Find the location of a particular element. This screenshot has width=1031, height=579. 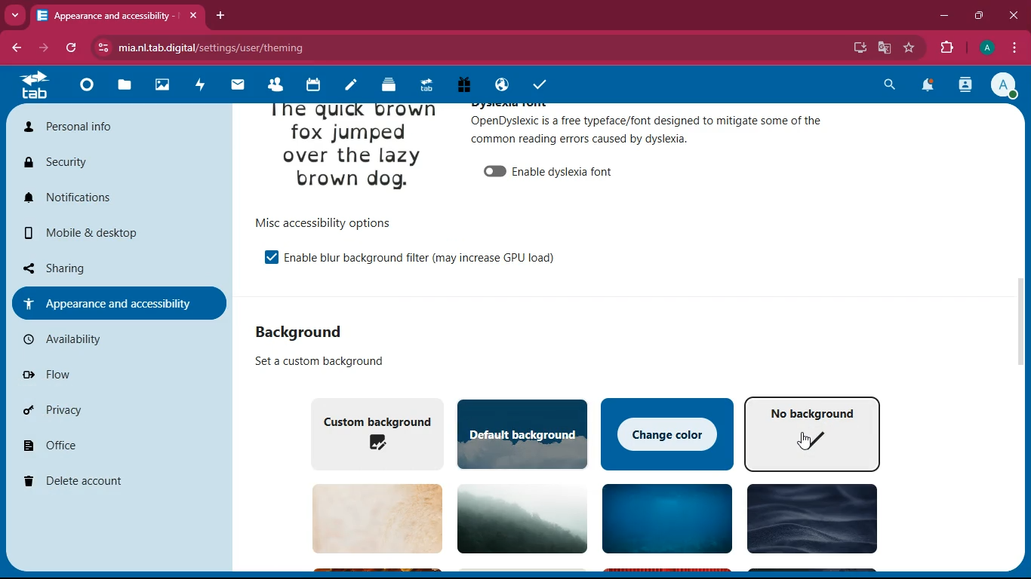

default background is located at coordinates (522, 433).